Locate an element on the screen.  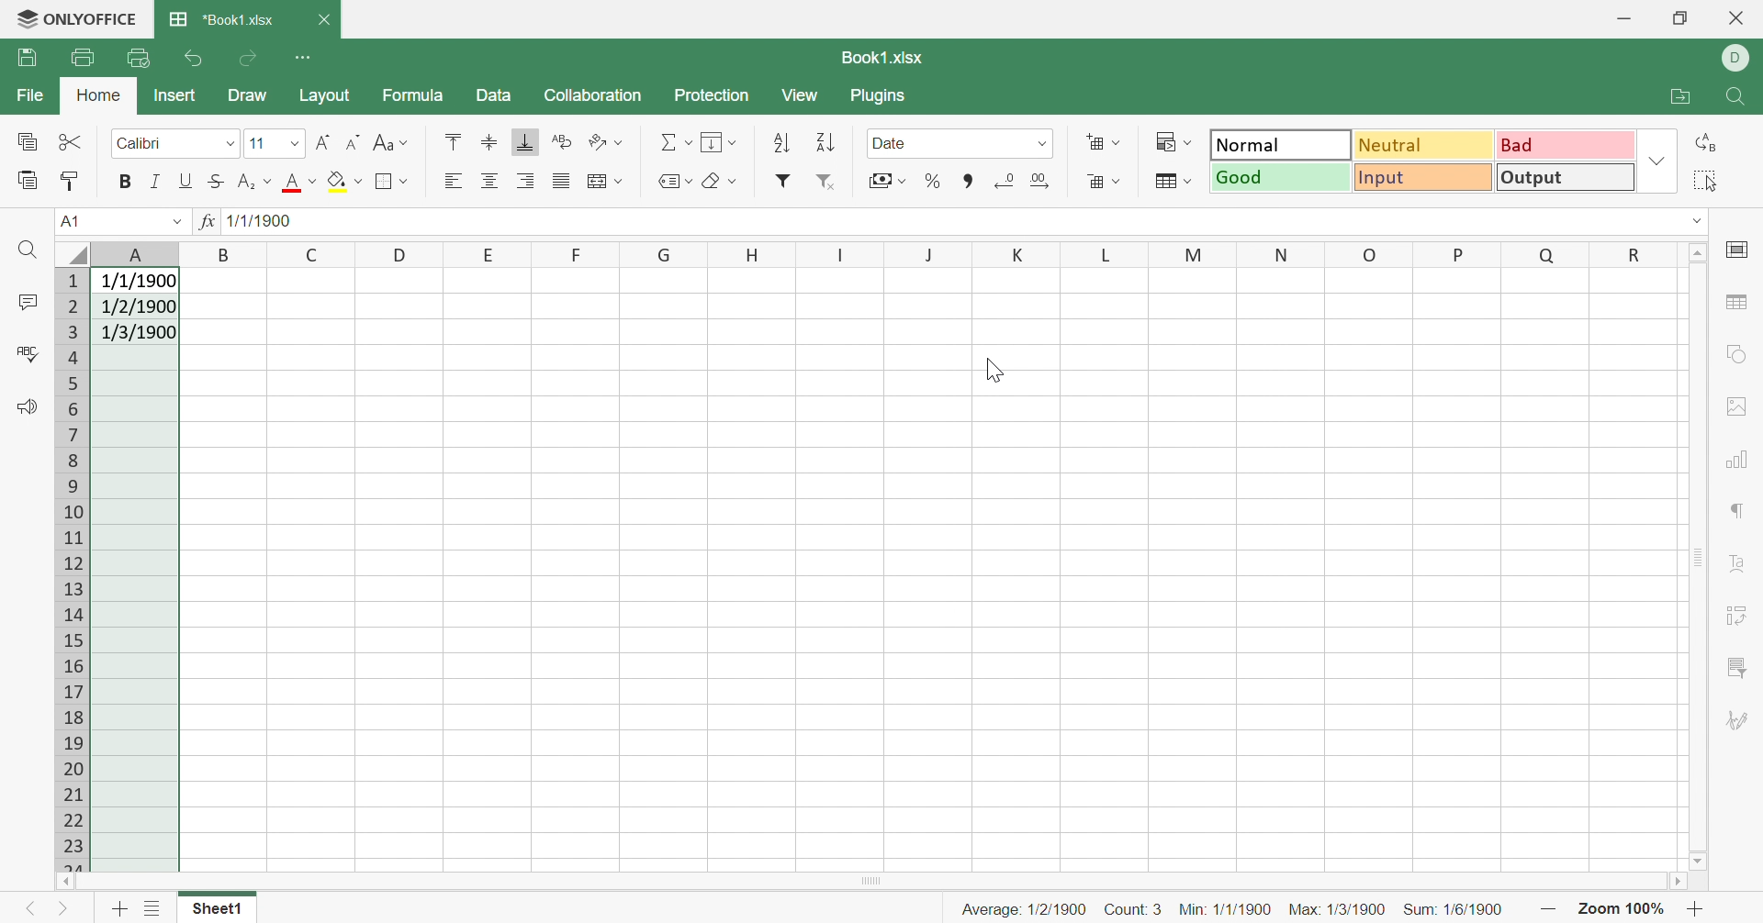
Cell settings is located at coordinates (1739, 248).